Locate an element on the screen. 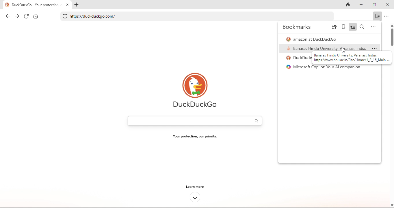 This screenshot has width=394, height=208. maximize is located at coordinates (375, 5).